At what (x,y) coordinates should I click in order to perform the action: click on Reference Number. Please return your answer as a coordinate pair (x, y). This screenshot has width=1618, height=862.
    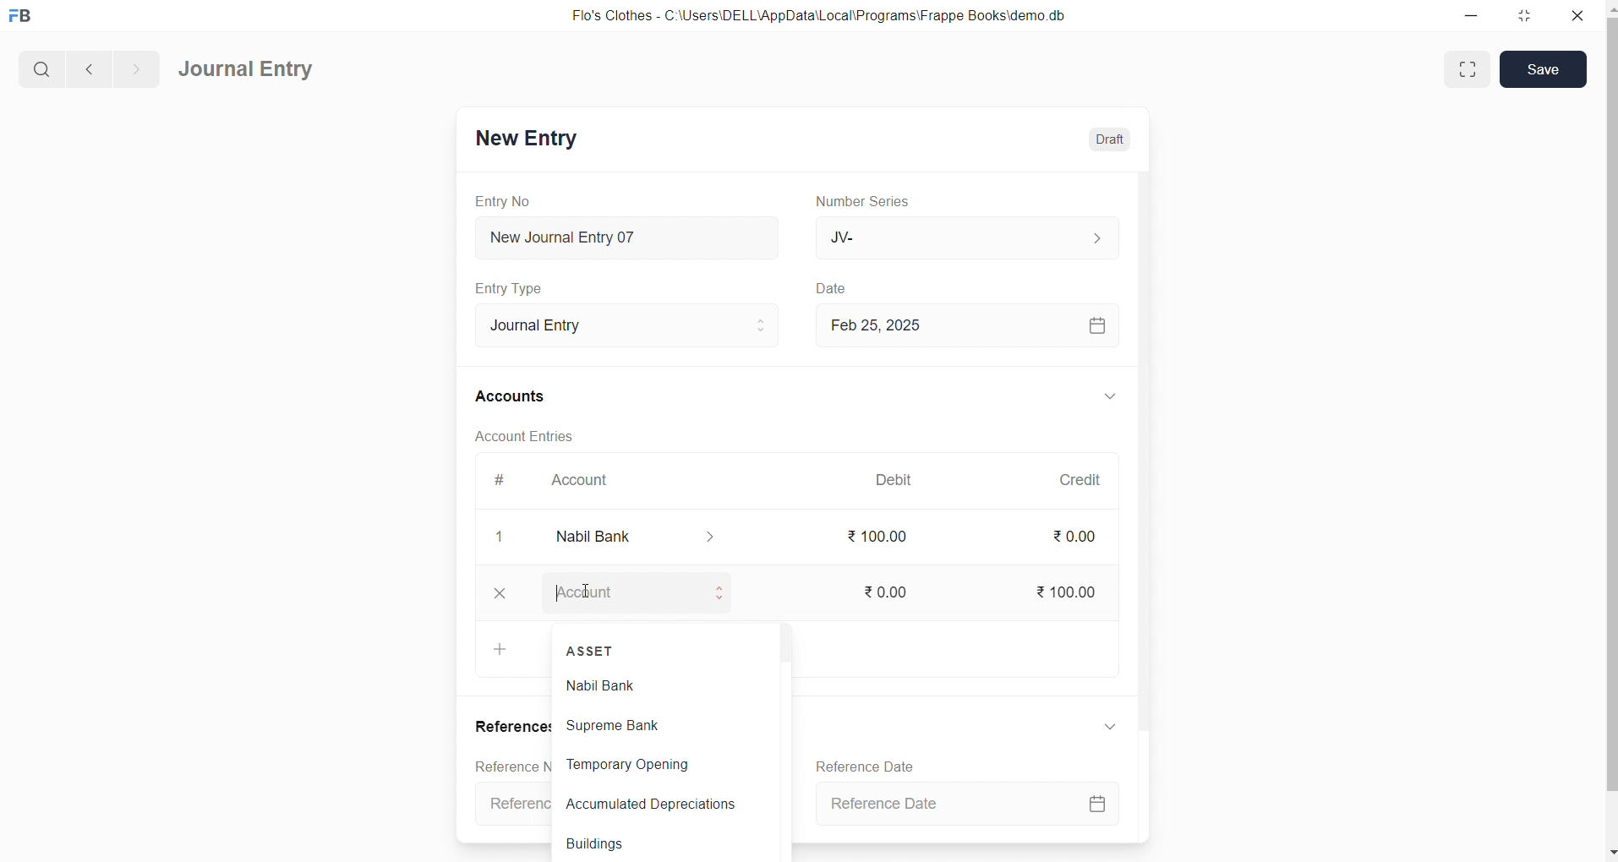
    Looking at the image, I should click on (520, 803).